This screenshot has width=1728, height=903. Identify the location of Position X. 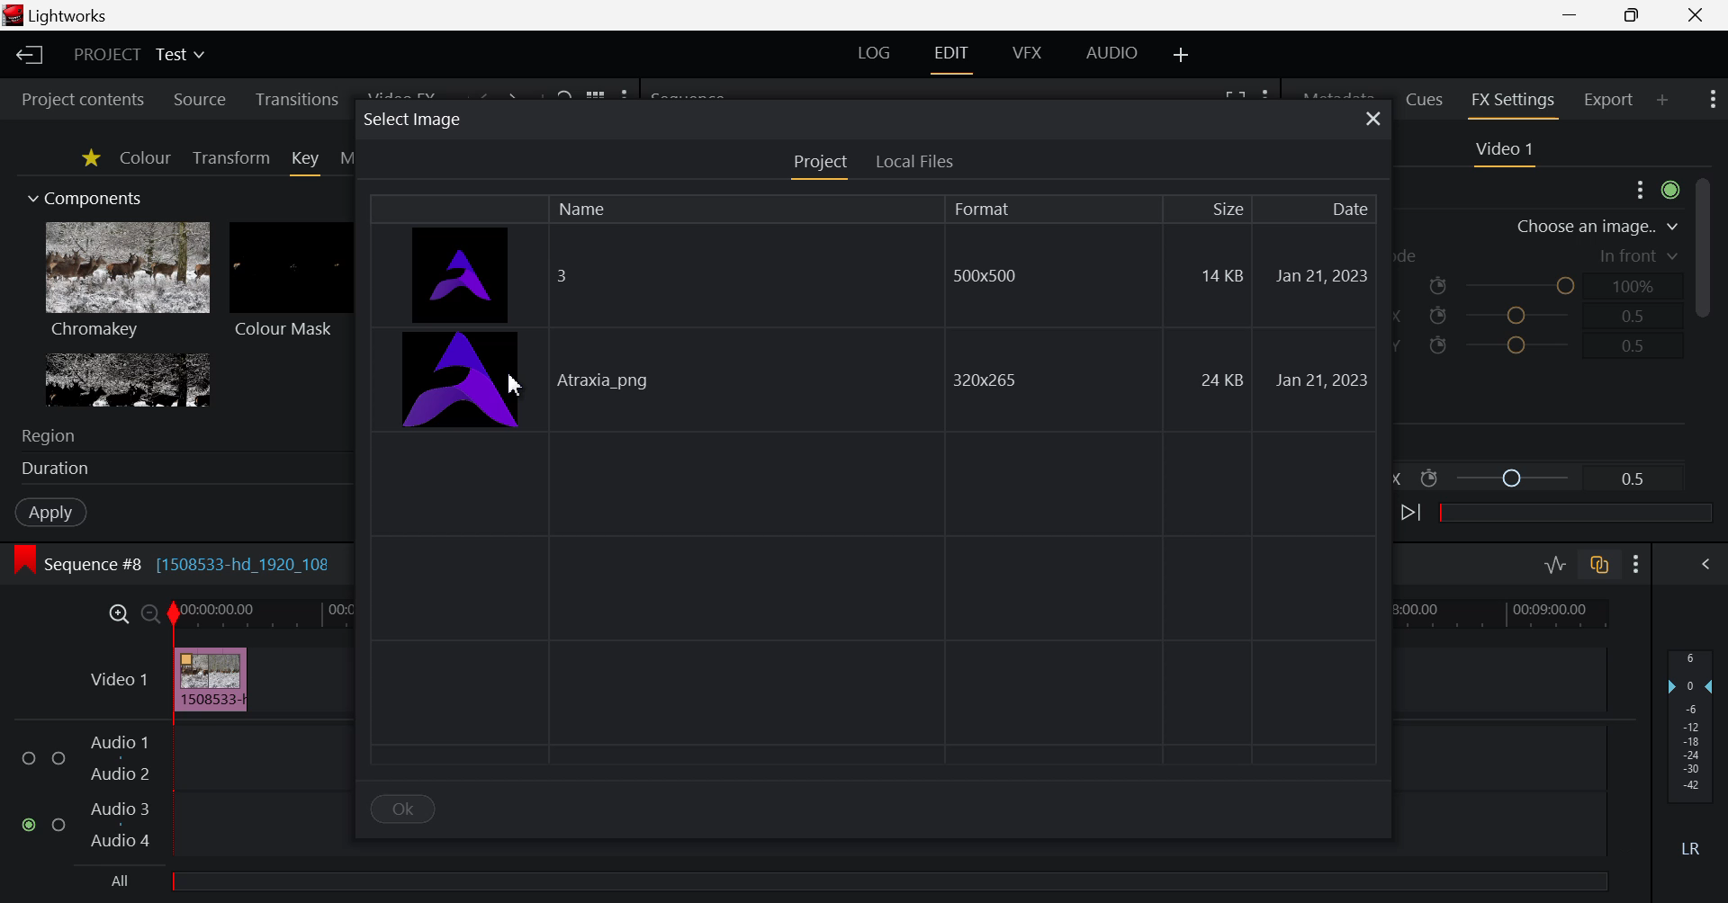
(1521, 317).